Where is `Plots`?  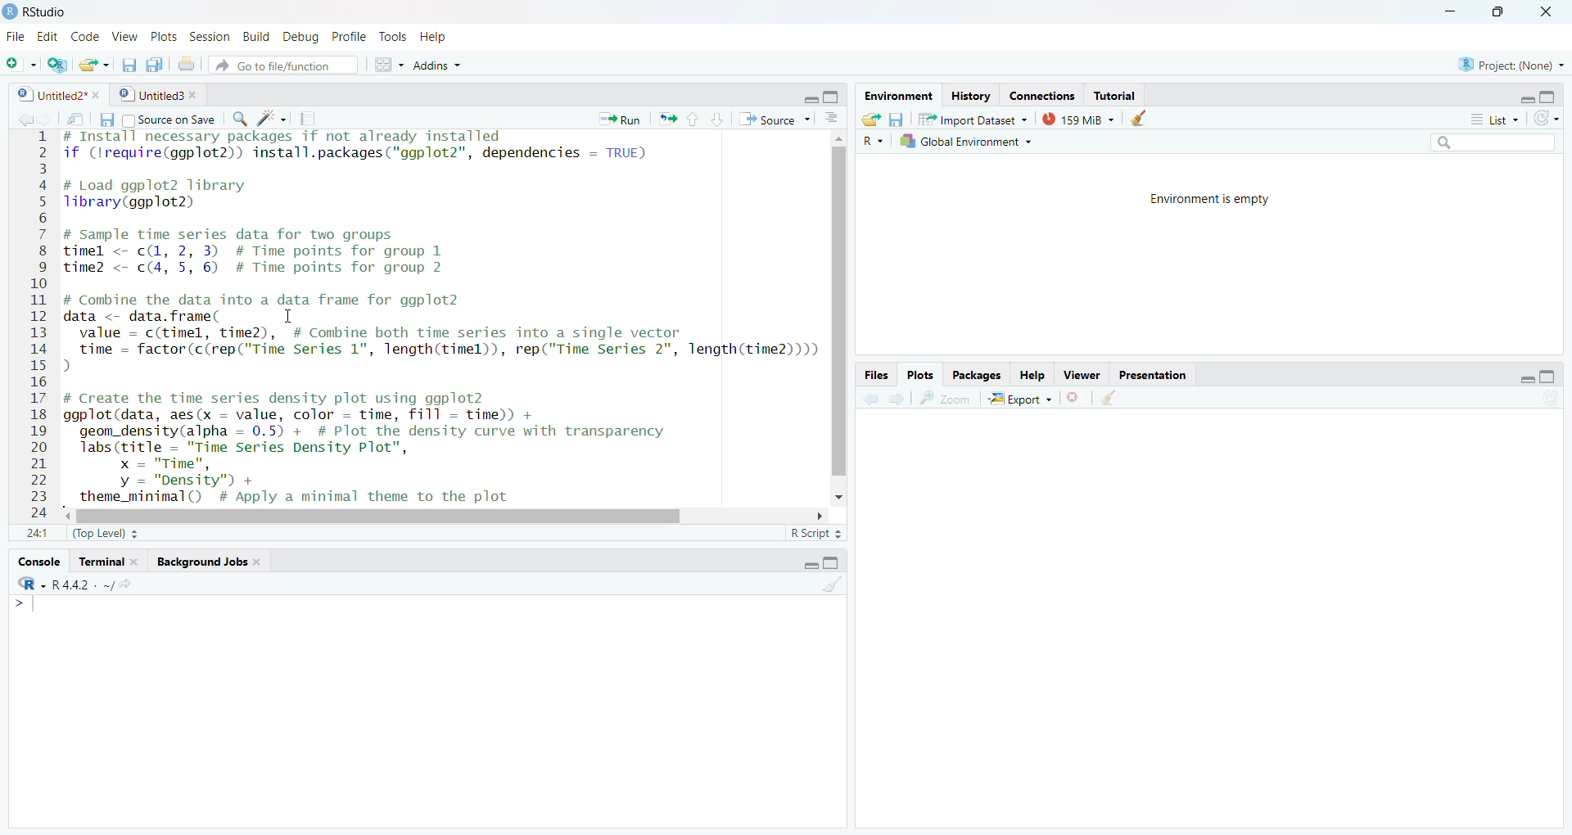
Plots is located at coordinates (161, 36).